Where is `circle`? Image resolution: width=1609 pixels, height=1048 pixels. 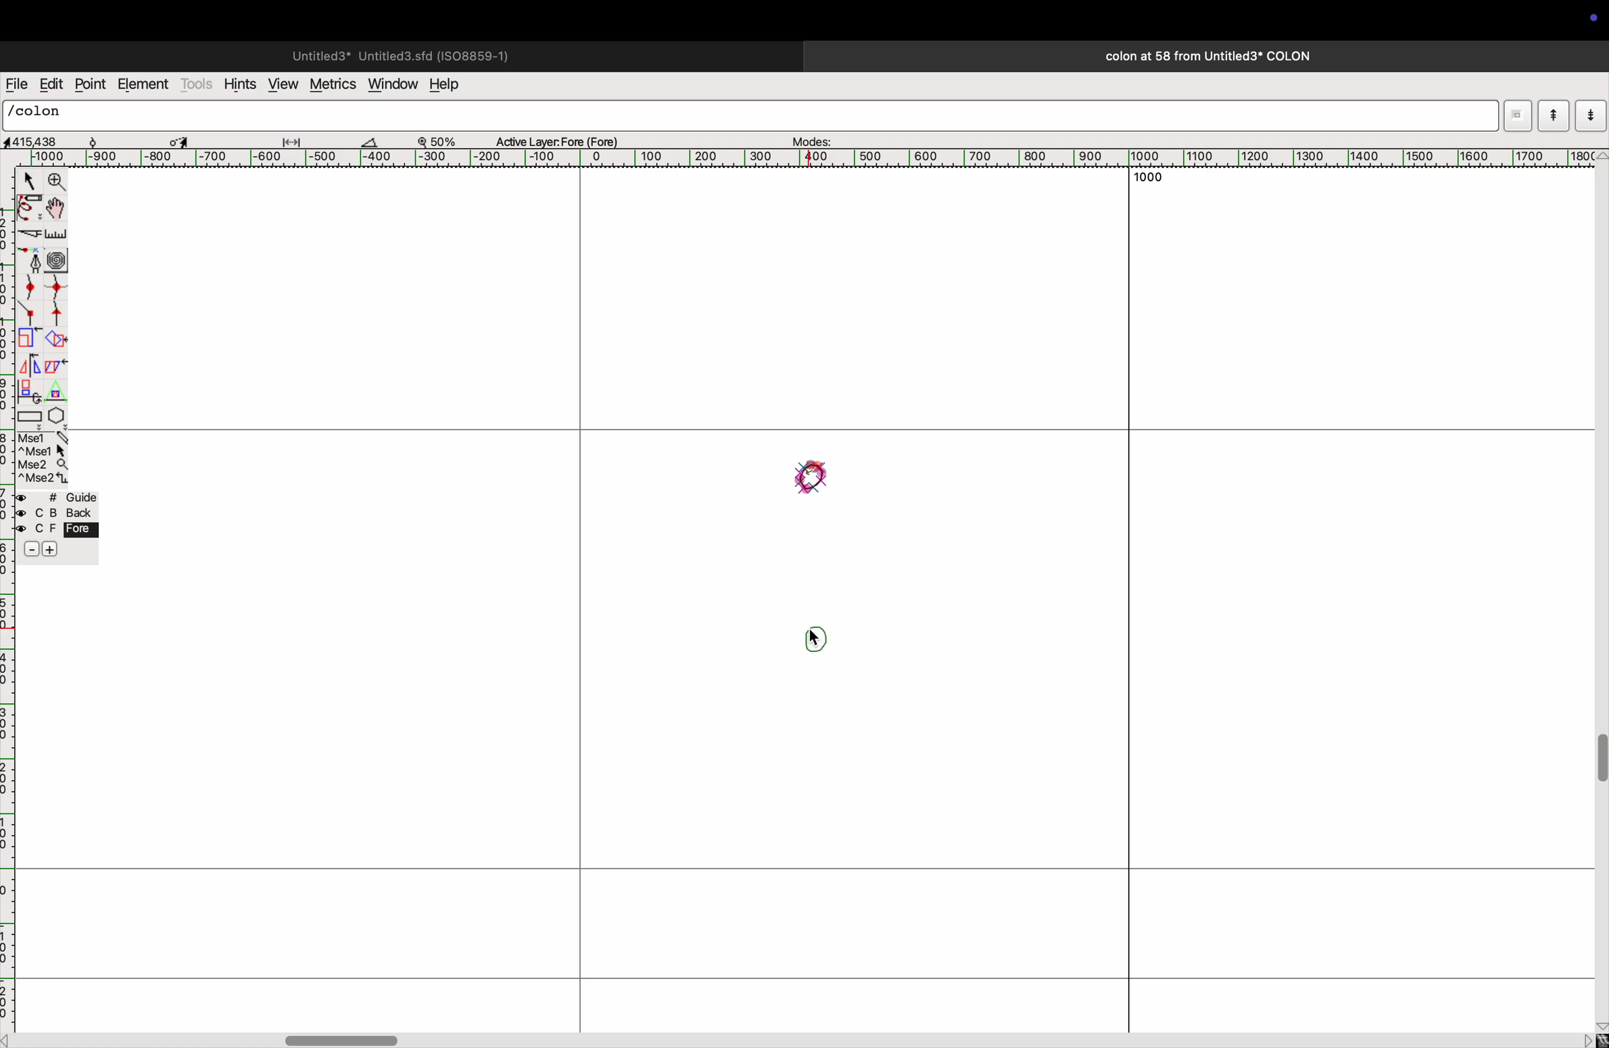
circle is located at coordinates (812, 477).